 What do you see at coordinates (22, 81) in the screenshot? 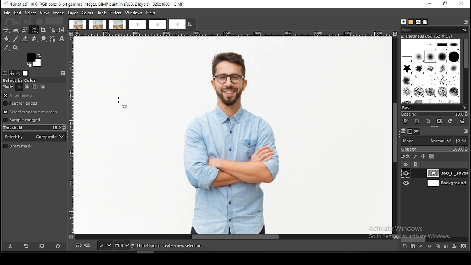
I see `select by color` at bounding box center [22, 81].